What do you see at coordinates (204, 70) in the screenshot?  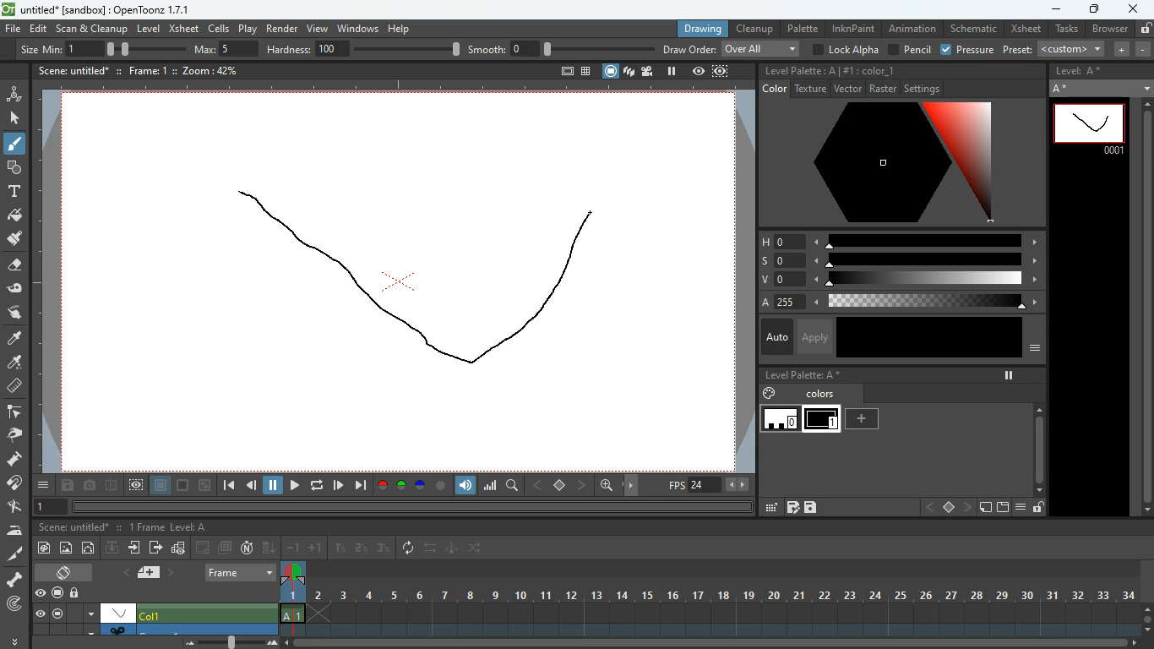 I see `zoom` at bounding box center [204, 70].